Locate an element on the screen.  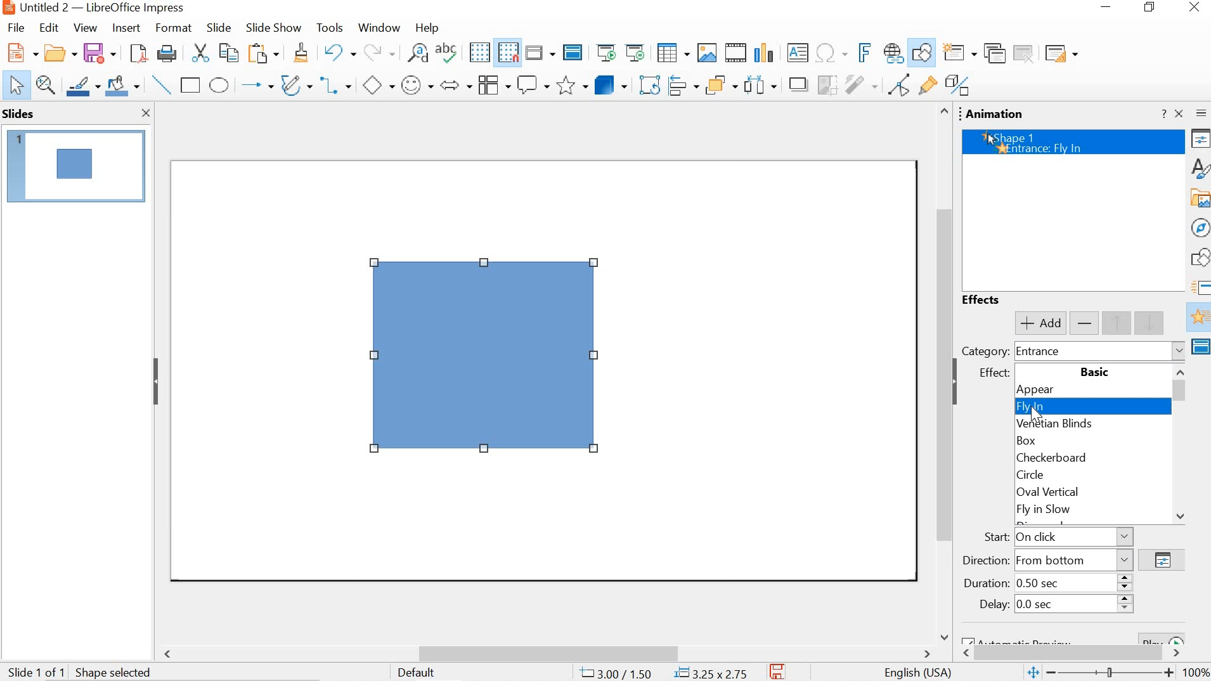
insert image is located at coordinates (706, 51).